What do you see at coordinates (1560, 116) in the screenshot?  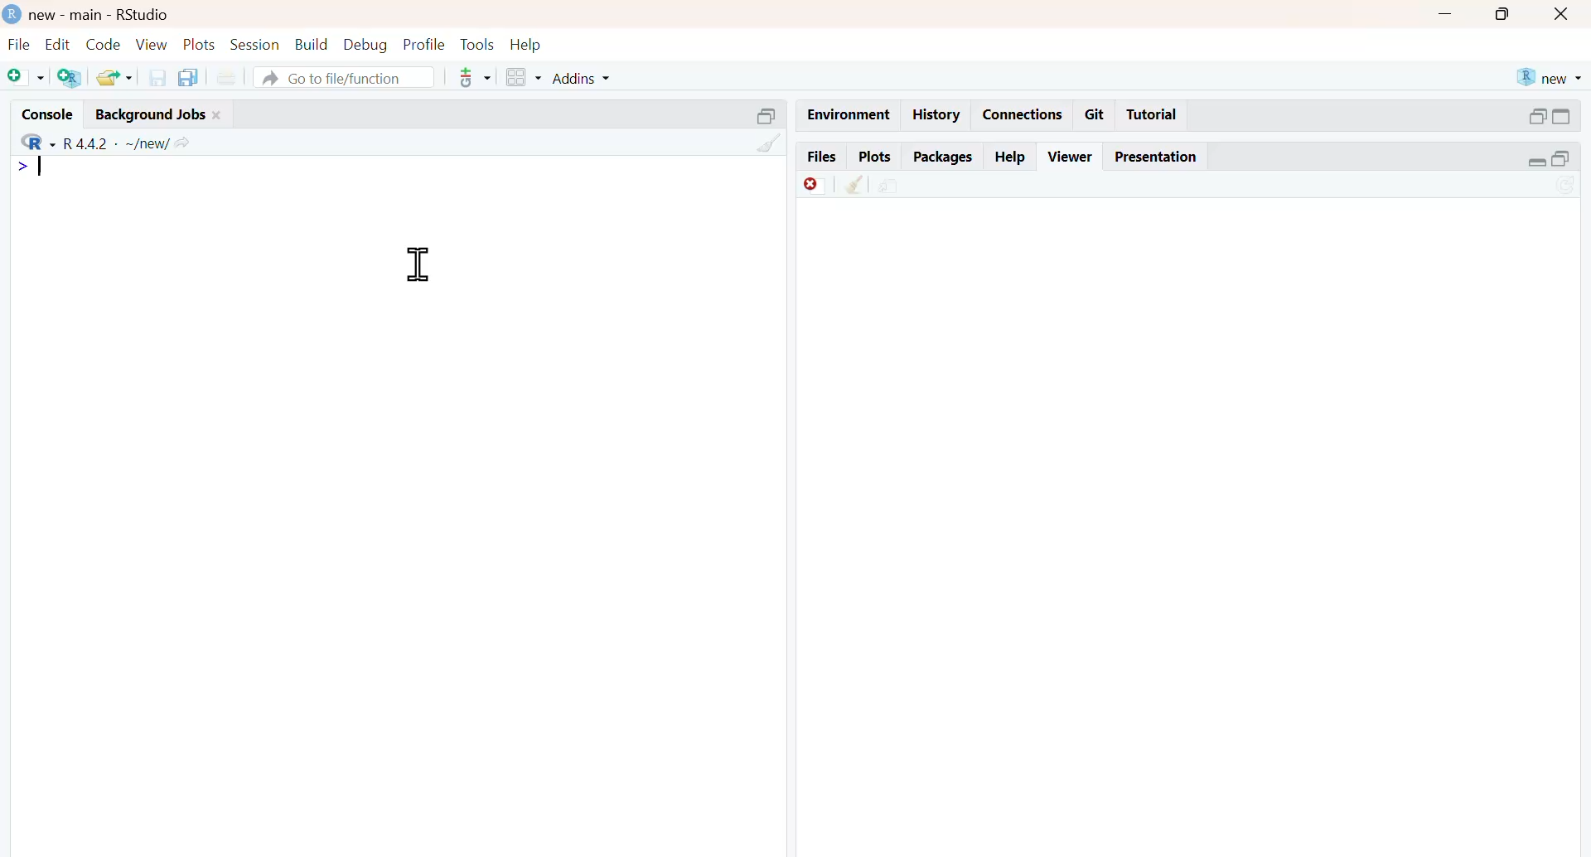 I see `open in separate windowCollapse /expand` at bounding box center [1560, 116].